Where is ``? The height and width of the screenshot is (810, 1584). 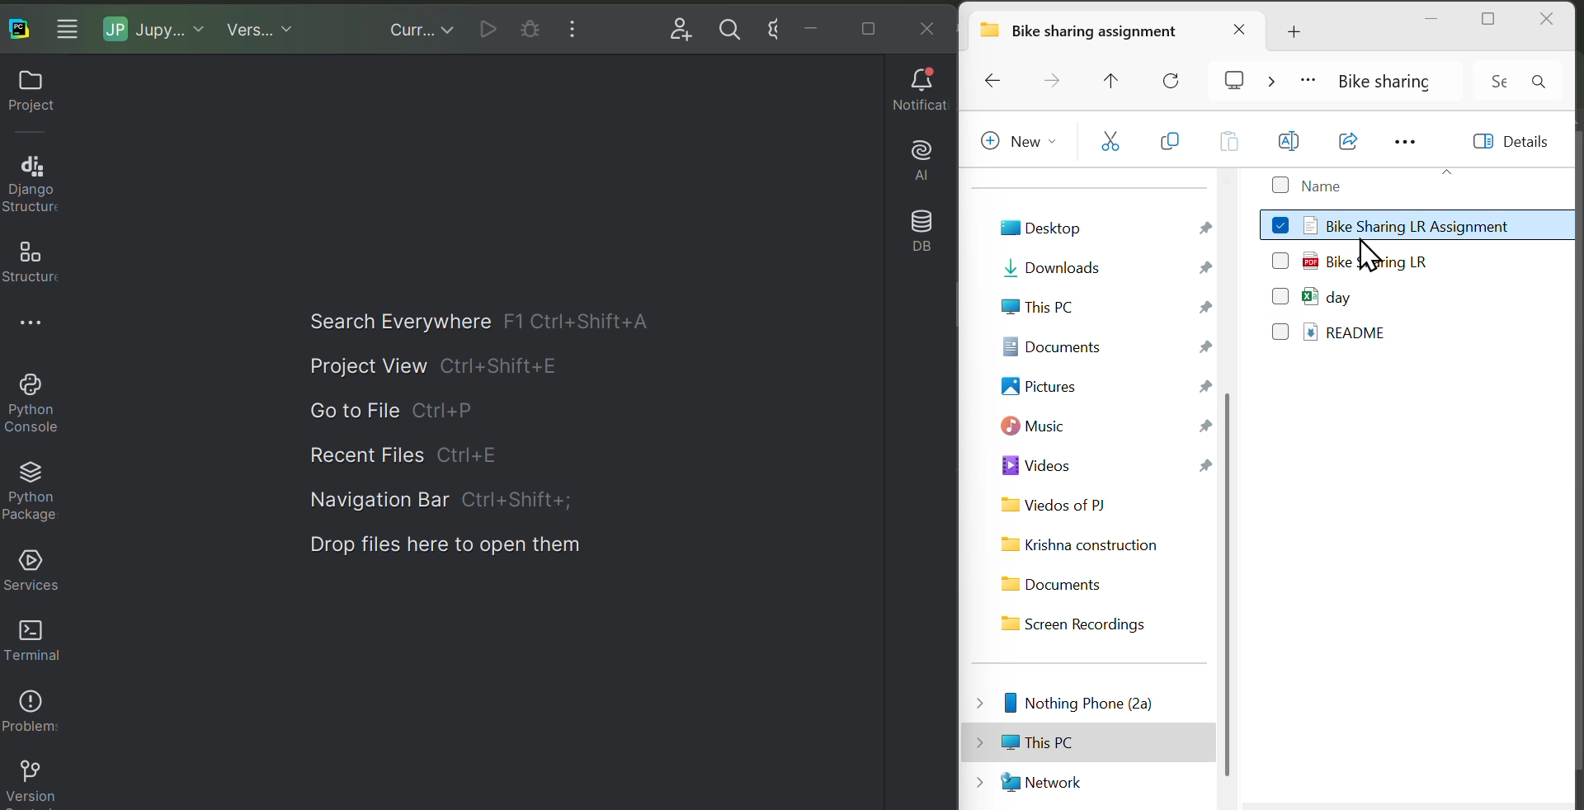  is located at coordinates (1496, 81).